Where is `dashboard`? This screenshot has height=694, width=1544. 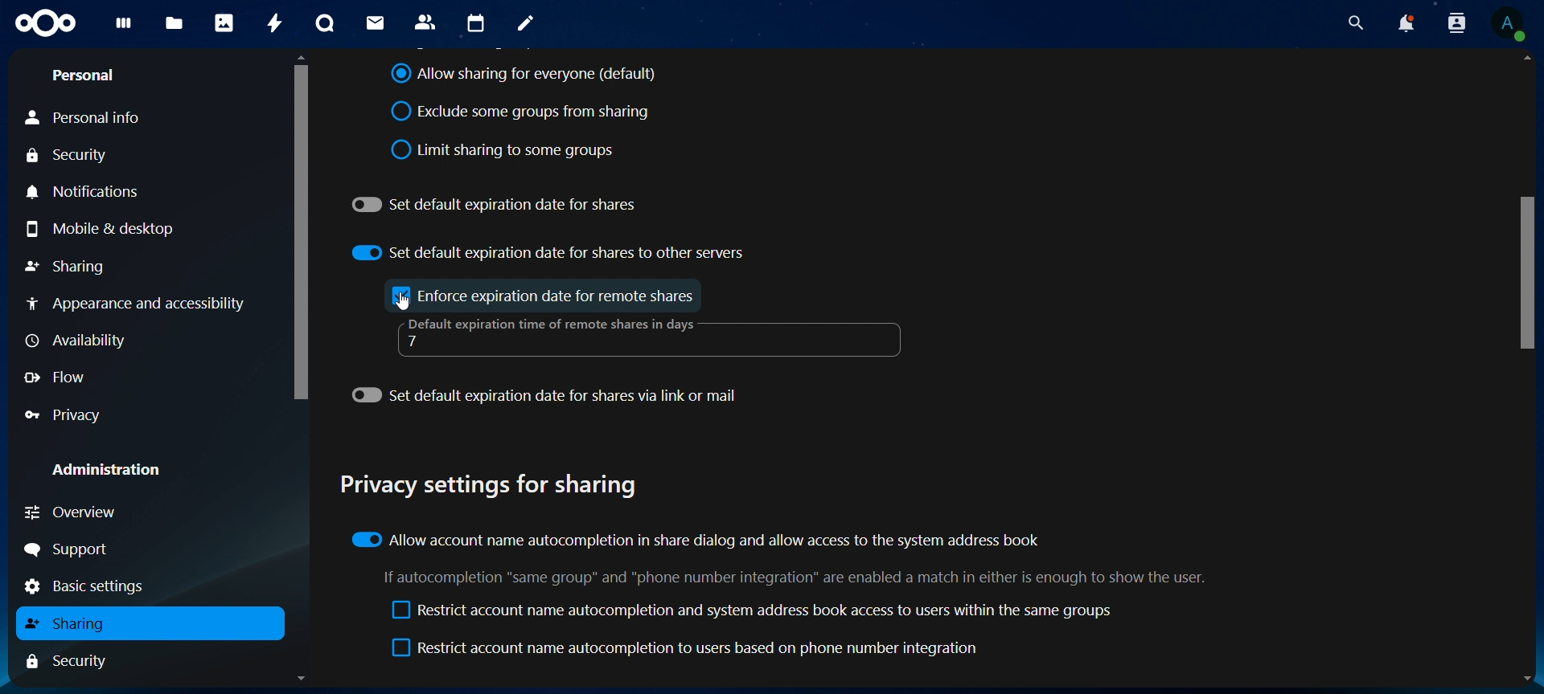 dashboard is located at coordinates (121, 28).